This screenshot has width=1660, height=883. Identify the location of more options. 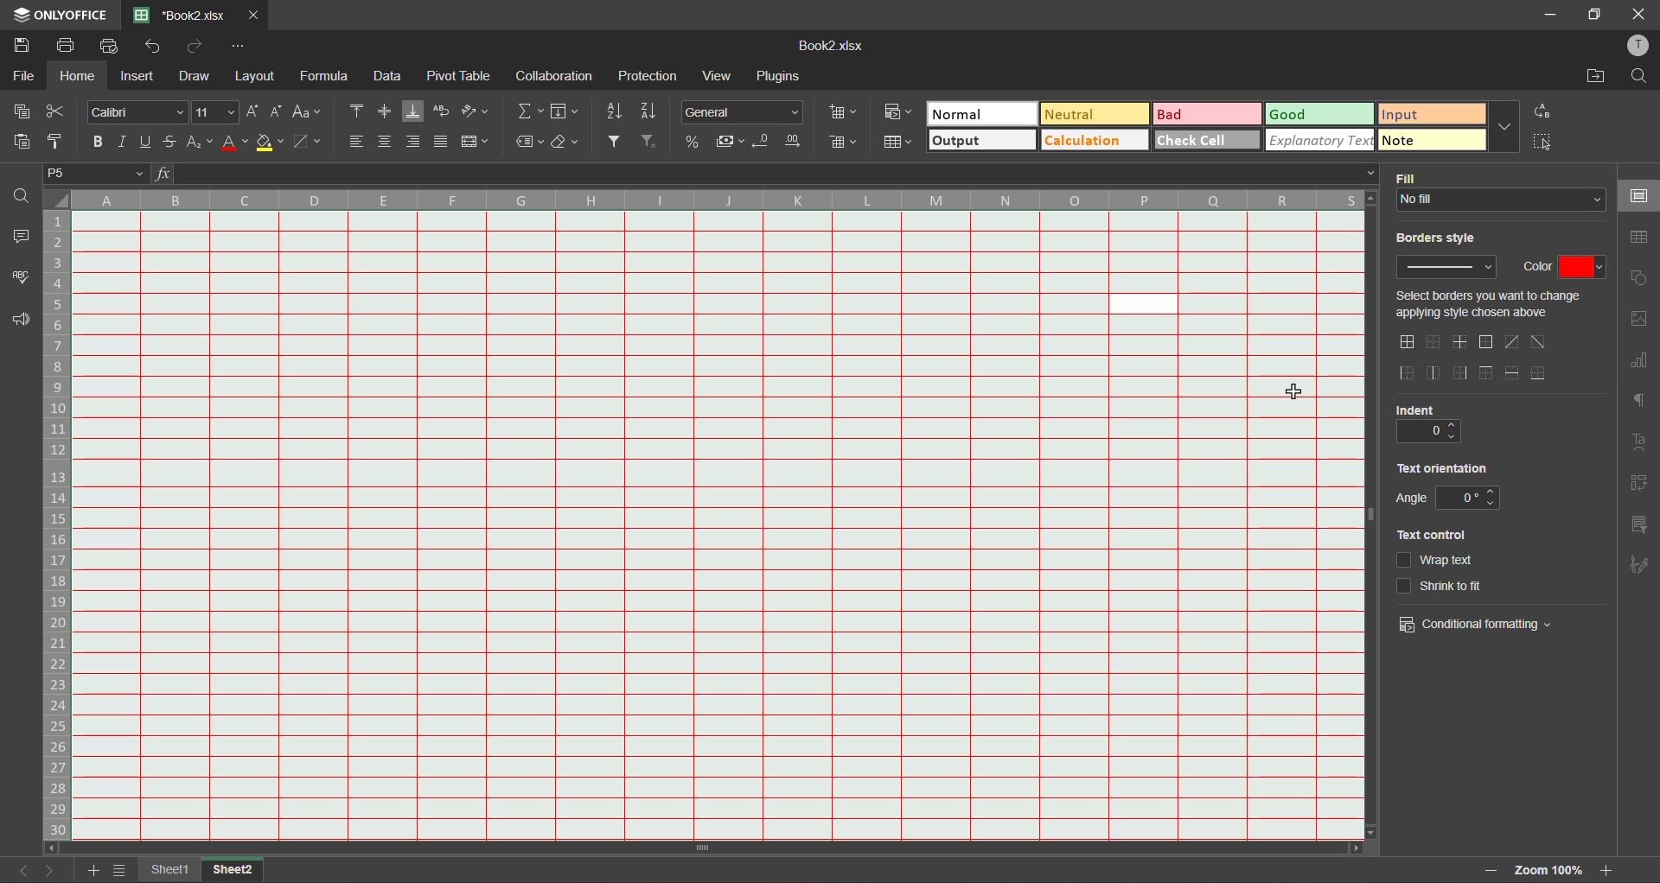
(1500, 127).